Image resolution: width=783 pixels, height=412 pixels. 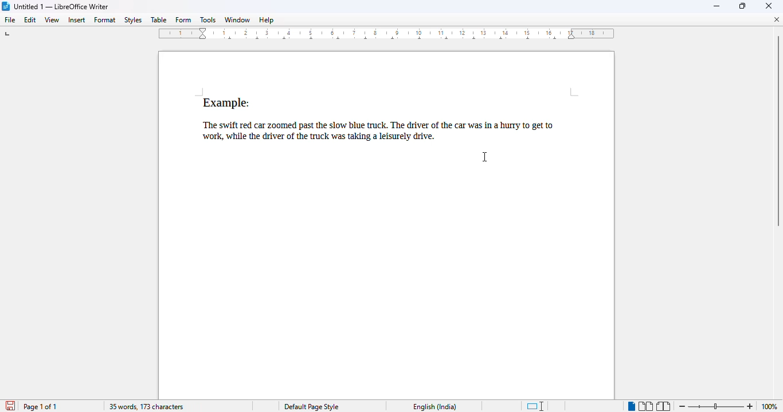 What do you see at coordinates (311, 407) in the screenshot?
I see `Default page style` at bounding box center [311, 407].